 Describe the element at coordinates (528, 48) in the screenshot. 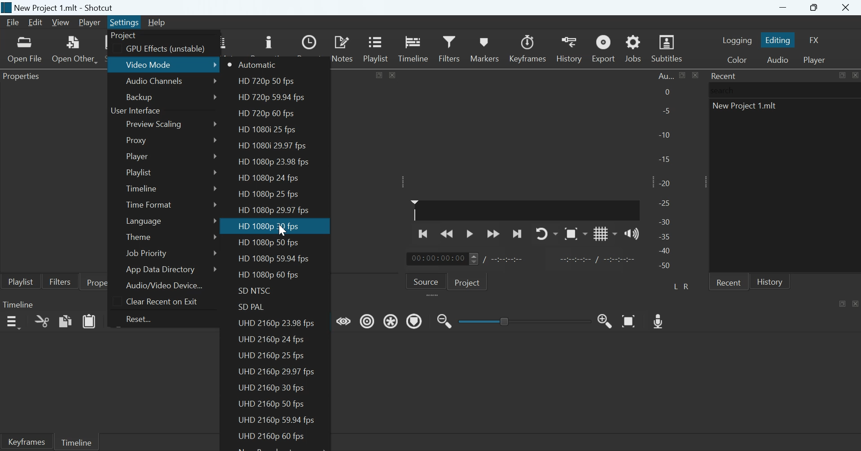

I see `Keyframes` at that location.